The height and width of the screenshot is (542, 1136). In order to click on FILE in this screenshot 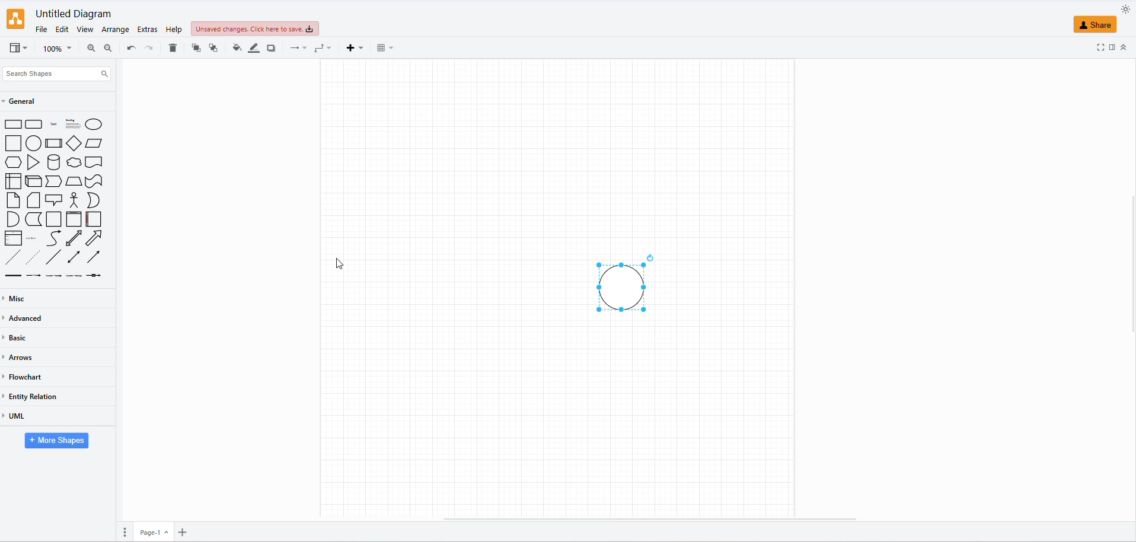, I will do `click(39, 29)`.